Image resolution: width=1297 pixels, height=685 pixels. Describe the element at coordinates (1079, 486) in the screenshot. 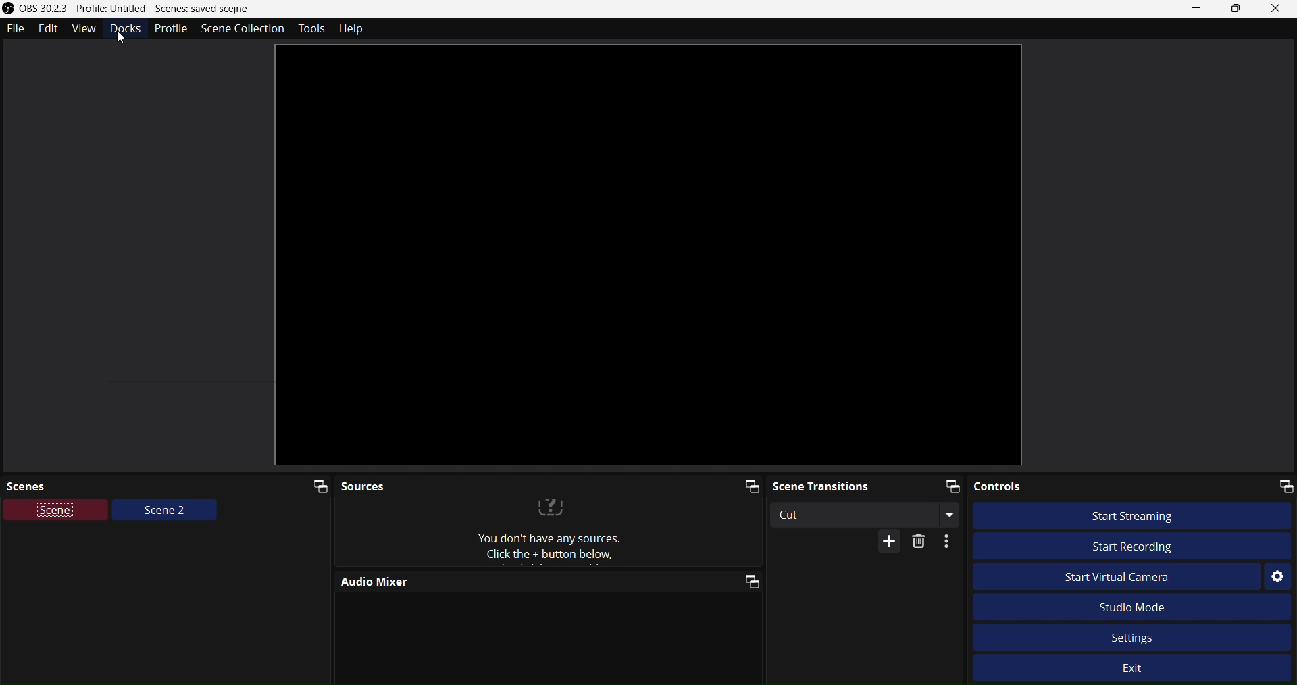

I see `Controls` at that location.